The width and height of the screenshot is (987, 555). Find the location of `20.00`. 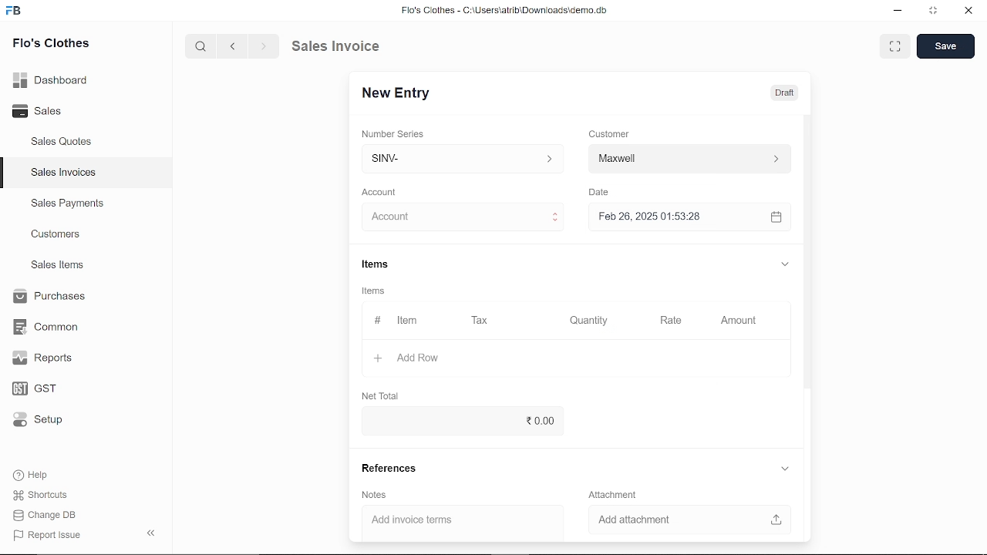

20.00 is located at coordinates (459, 420).